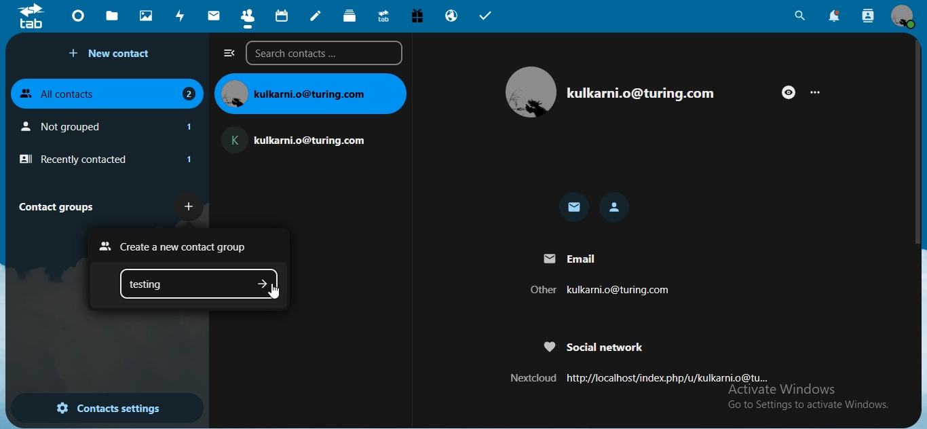 The width and height of the screenshot is (927, 429). I want to click on add, so click(190, 205).